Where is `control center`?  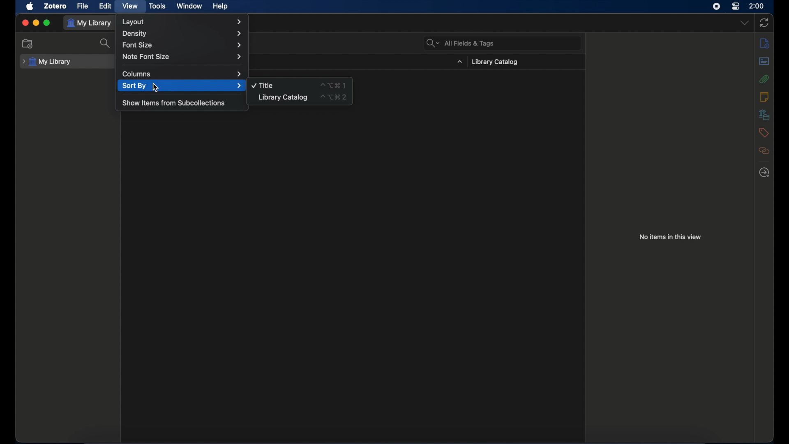 control center is located at coordinates (736, 6).